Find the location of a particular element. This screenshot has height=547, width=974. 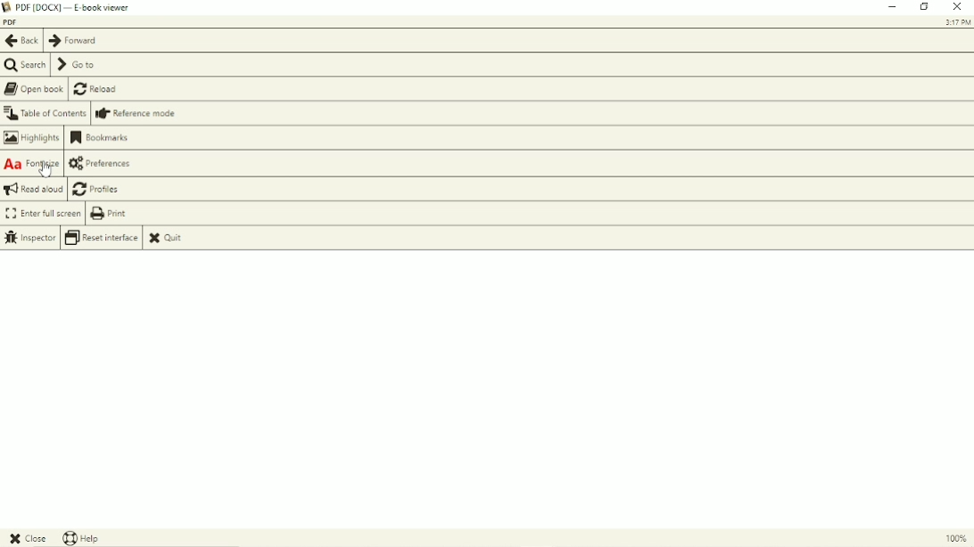

Inspector is located at coordinates (29, 238).